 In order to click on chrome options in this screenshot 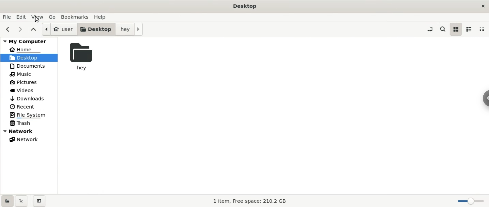, I will do `click(485, 97)`.